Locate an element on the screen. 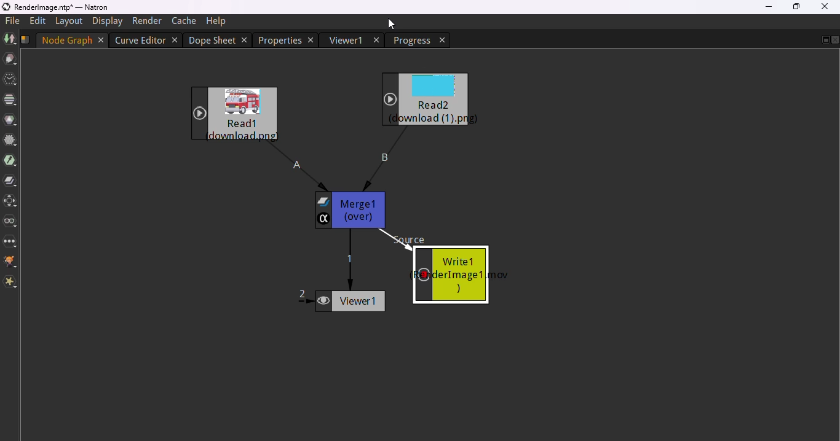 This screenshot has height=441, width=840. source is located at coordinates (403, 241).